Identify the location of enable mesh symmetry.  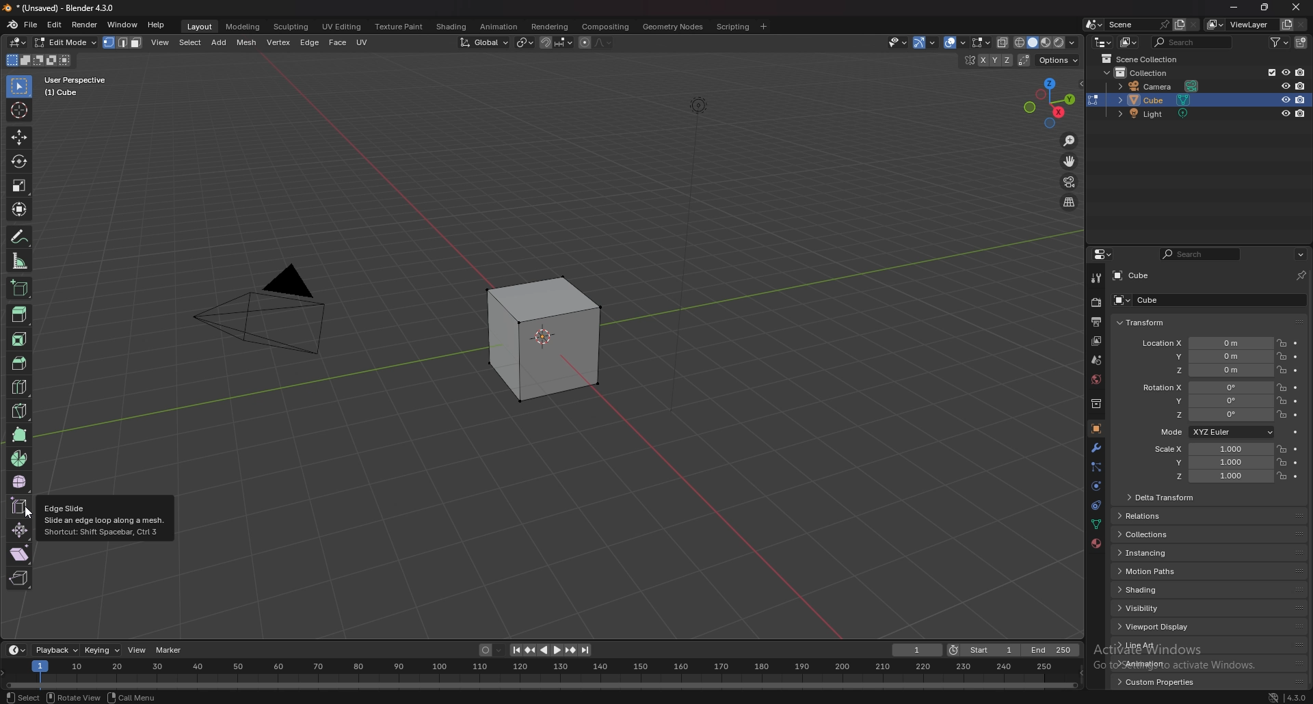
(987, 61).